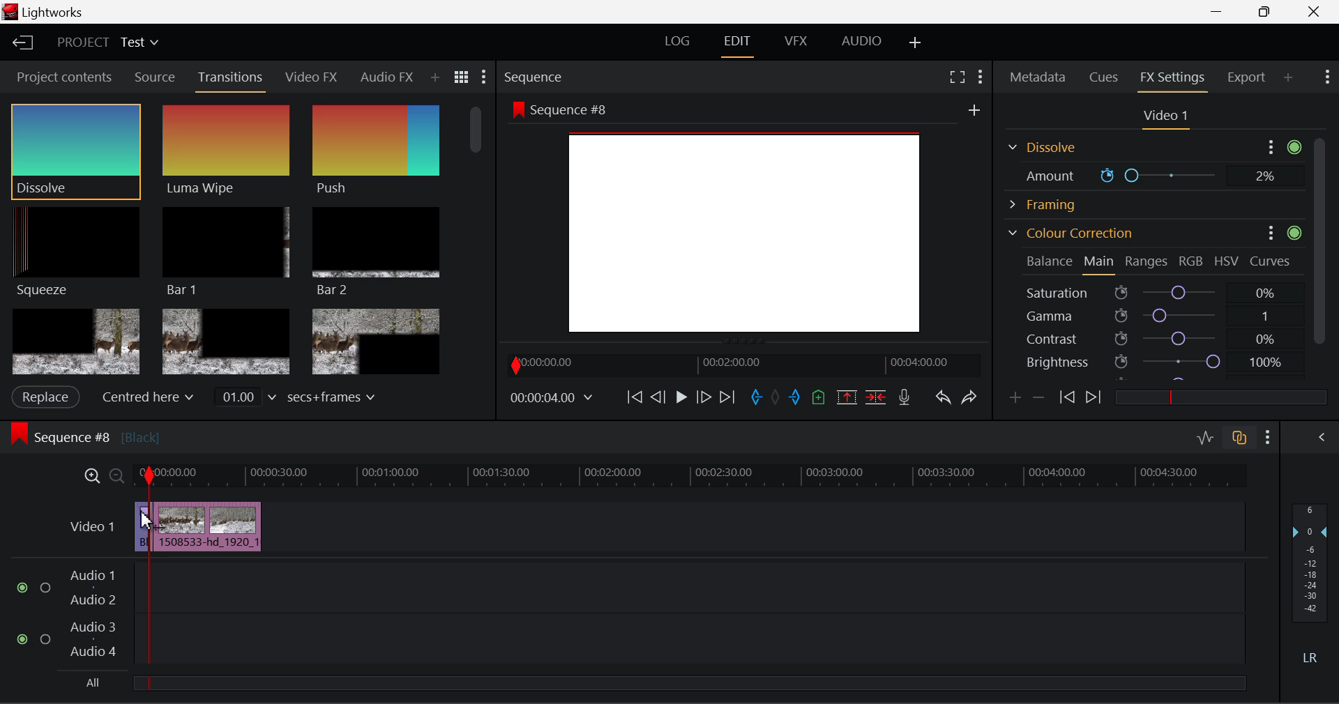 The width and height of the screenshot is (1339, 704). I want to click on Go Back, so click(660, 396).